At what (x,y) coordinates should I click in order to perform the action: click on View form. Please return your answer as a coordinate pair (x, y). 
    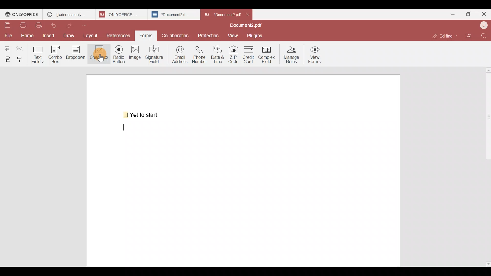
    Looking at the image, I should click on (316, 55).